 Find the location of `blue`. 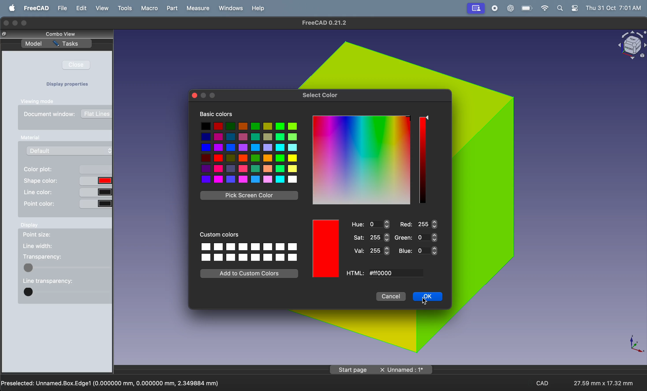

blue is located at coordinates (417, 251).